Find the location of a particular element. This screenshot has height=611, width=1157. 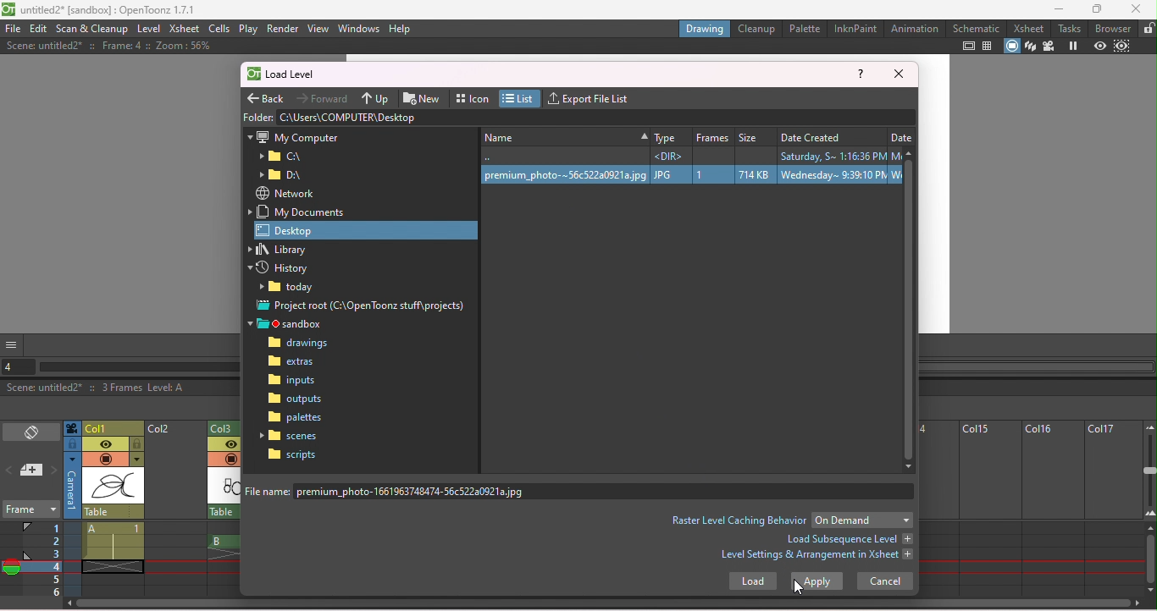

Sandbox is located at coordinates (291, 324).